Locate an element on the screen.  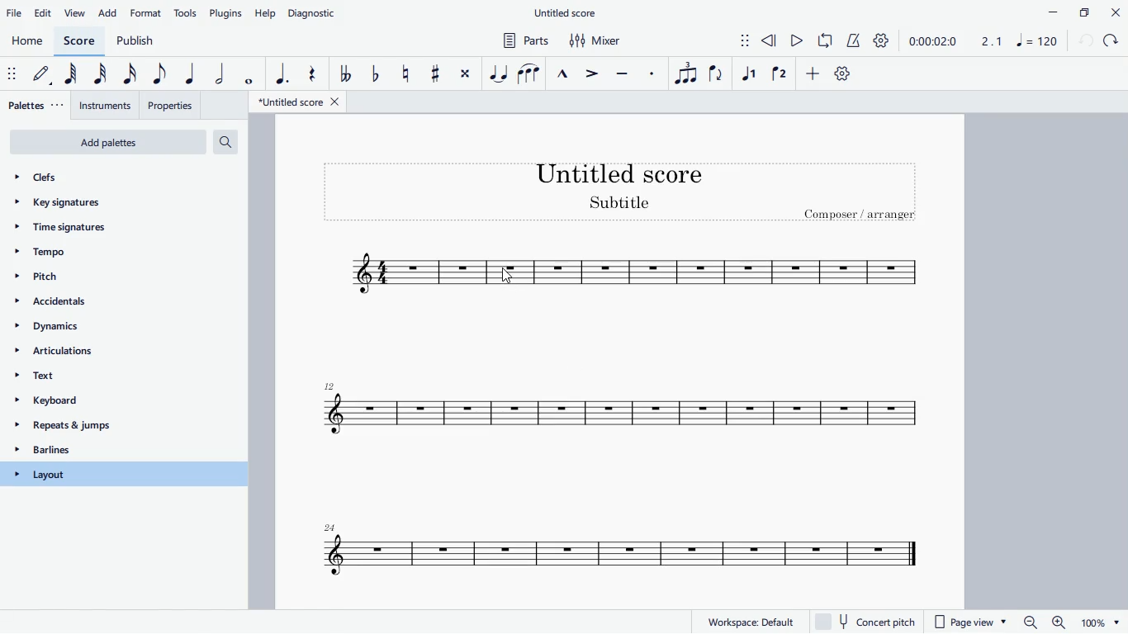
score is located at coordinates (607, 551).